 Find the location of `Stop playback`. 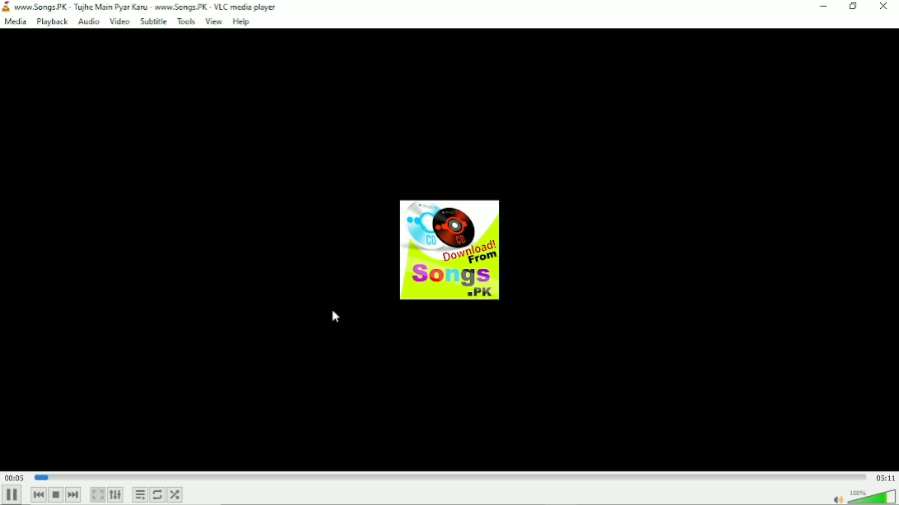

Stop playback is located at coordinates (56, 494).